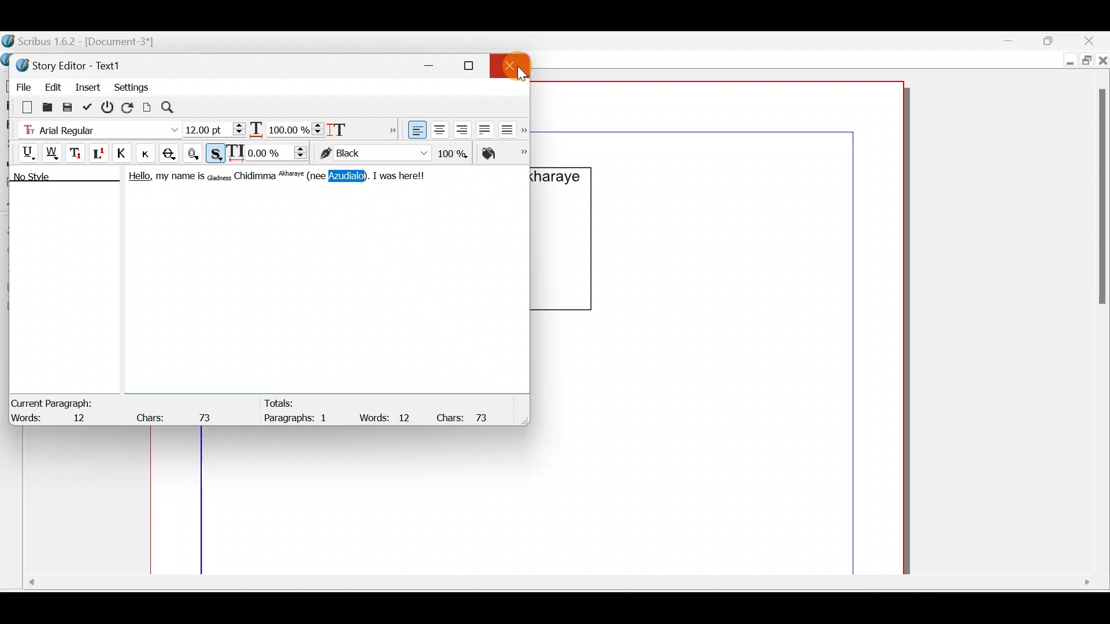 The image size is (1110, 624). Describe the element at coordinates (390, 128) in the screenshot. I see `More` at that location.